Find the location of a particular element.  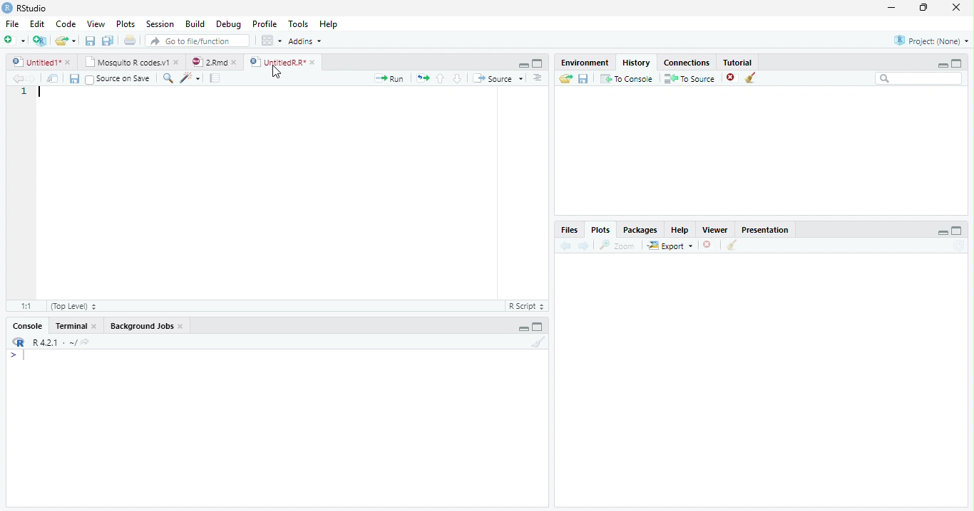

Clear all plots is located at coordinates (731, 245).